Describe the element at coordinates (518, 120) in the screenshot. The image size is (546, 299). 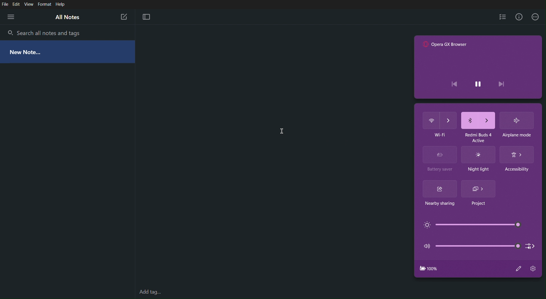
I see `Airplane Mode` at that location.